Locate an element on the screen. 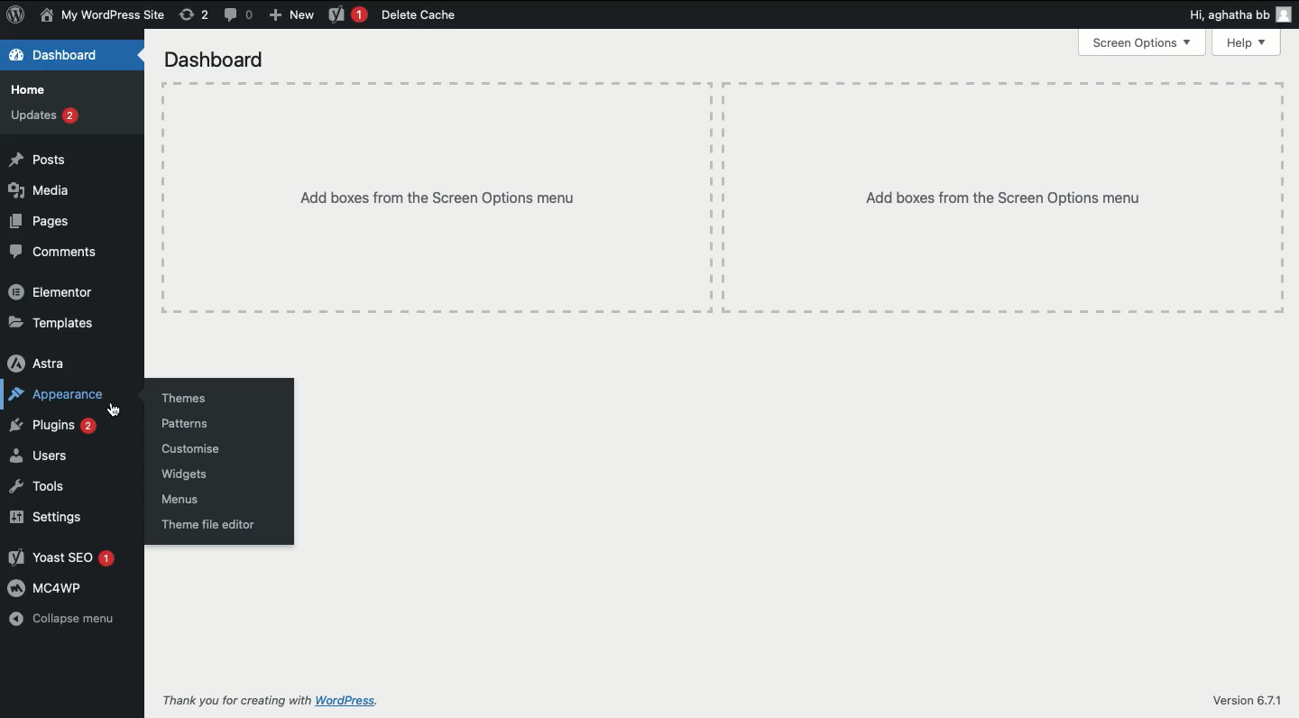  logo is located at coordinates (19, 19).